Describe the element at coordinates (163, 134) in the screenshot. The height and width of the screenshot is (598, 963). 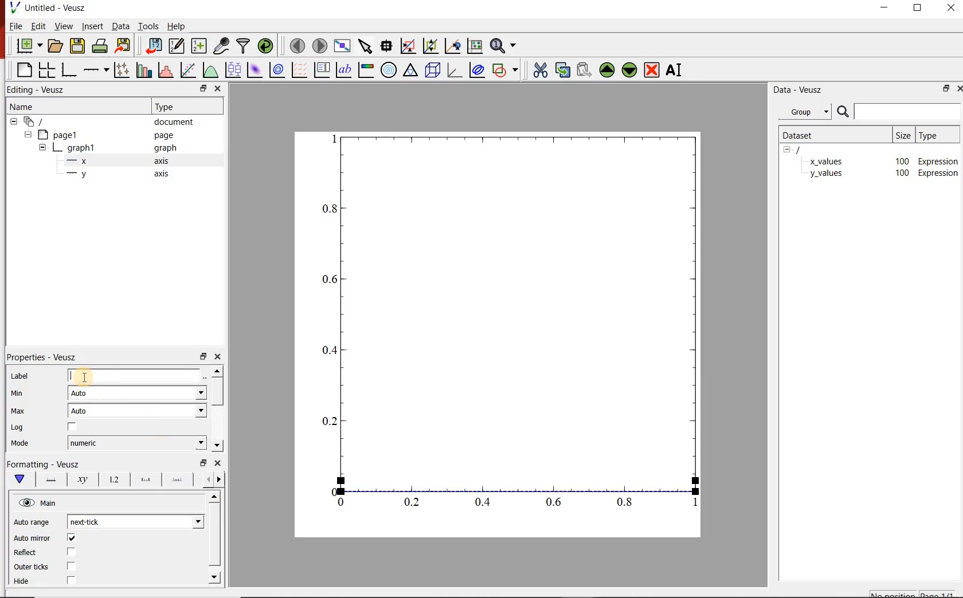
I see `page` at that location.